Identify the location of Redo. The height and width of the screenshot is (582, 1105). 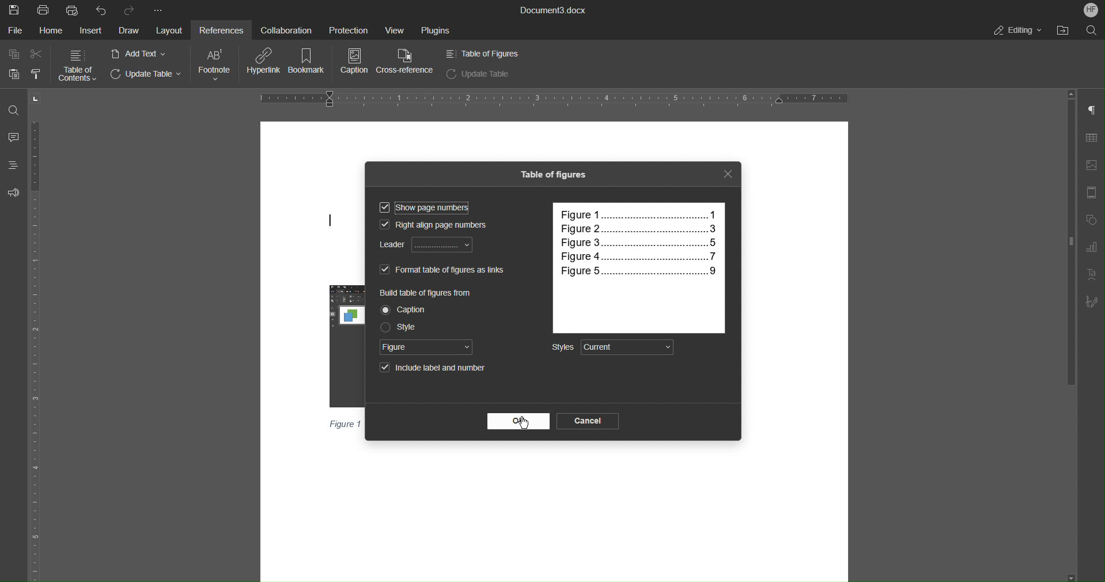
(131, 9).